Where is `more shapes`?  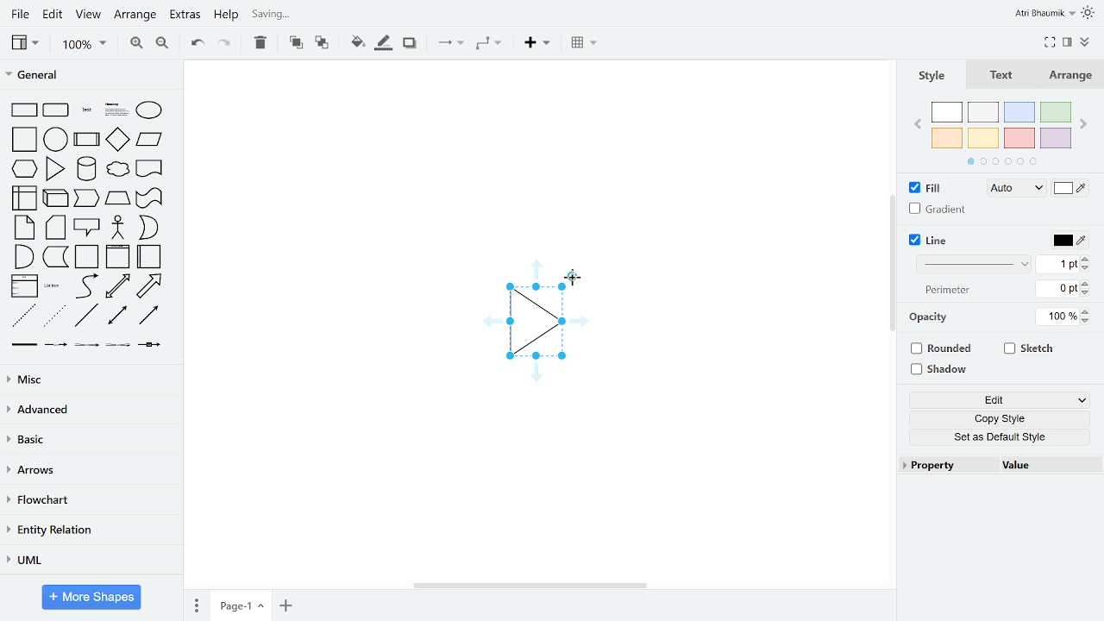 more shapes is located at coordinates (92, 597).